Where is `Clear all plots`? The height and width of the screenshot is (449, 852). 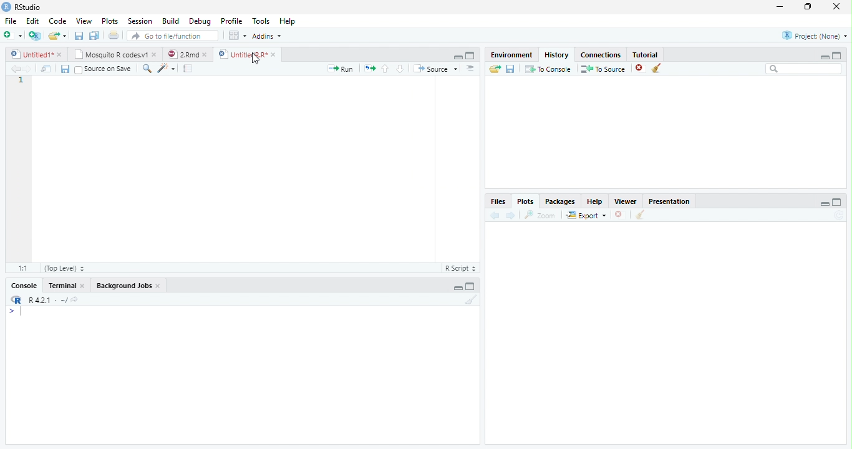 Clear all plots is located at coordinates (641, 215).